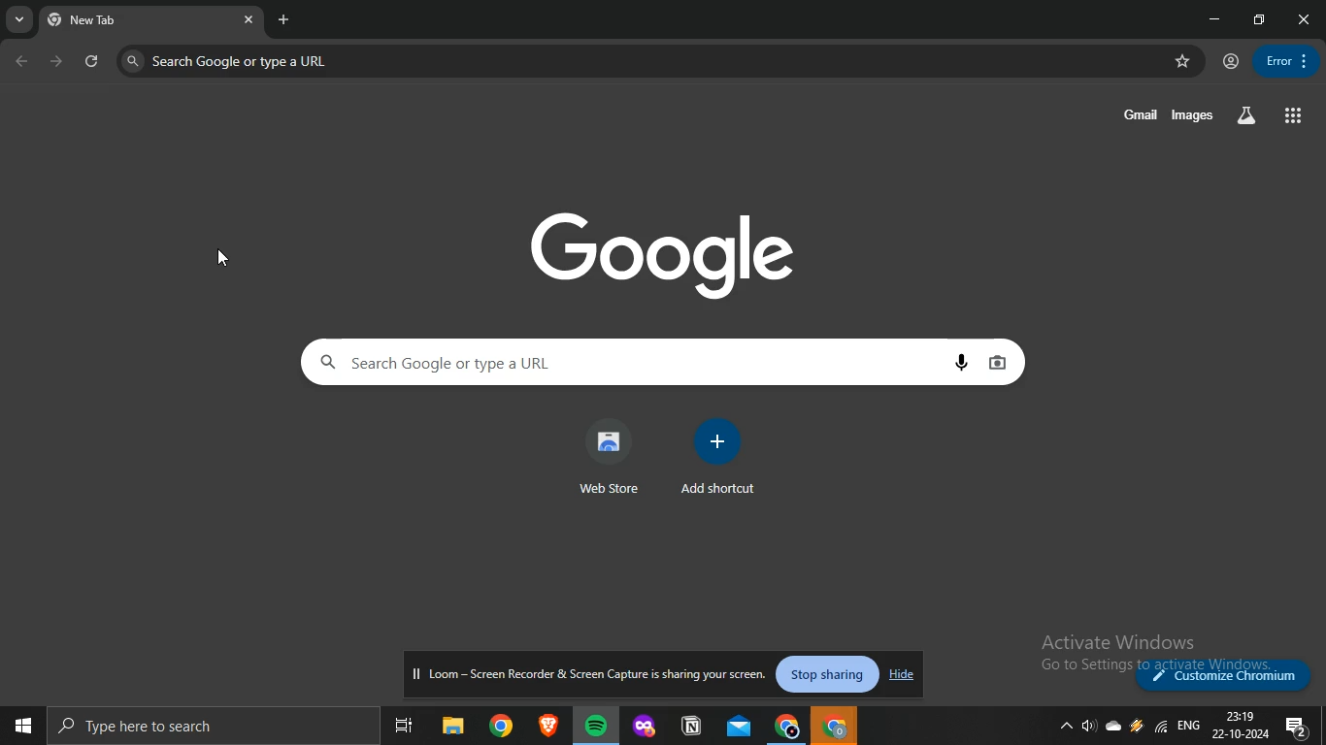 The width and height of the screenshot is (1326, 745). Describe the element at coordinates (646, 726) in the screenshot. I see `mozilla firefox` at that location.